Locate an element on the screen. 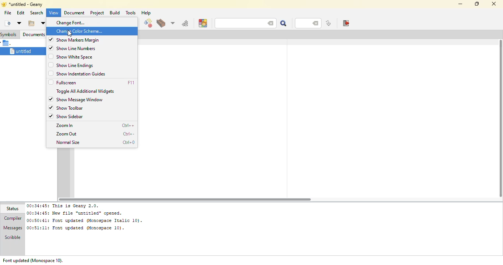  show indentation guides is located at coordinates (82, 74).